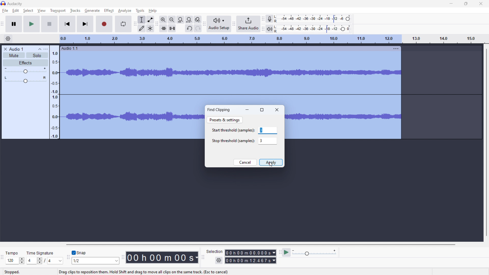  Describe the element at coordinates (150, 28) in the screenshot. I see `multi tool` at that location.